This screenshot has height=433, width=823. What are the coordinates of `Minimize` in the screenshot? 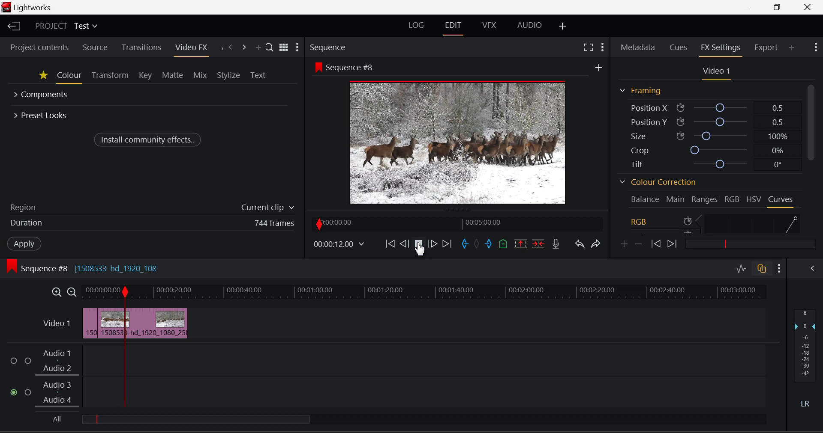 It's located at (778, 7).